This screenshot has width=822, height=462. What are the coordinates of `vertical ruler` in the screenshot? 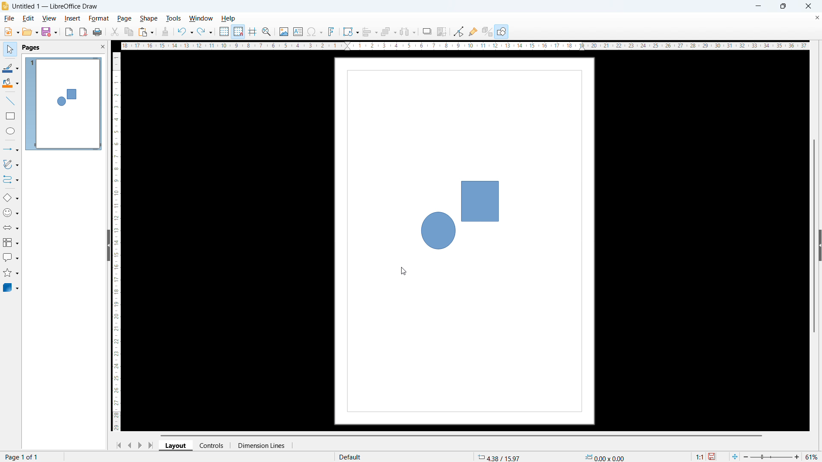 It's located at (116, 242).